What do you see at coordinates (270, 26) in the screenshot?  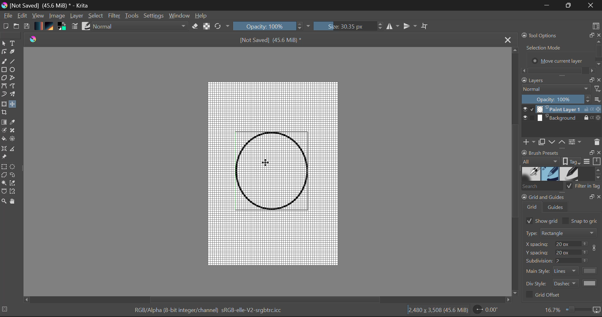 I see `Brush Stroke Opacity` at bounding box center [270, 26].